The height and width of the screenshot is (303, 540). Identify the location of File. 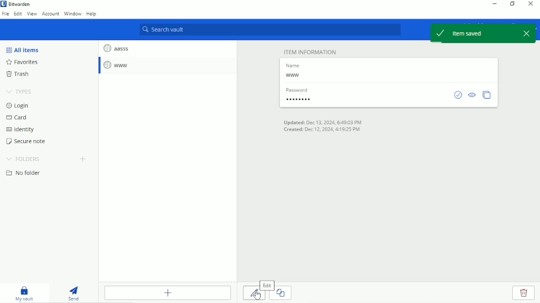
(5, 14).